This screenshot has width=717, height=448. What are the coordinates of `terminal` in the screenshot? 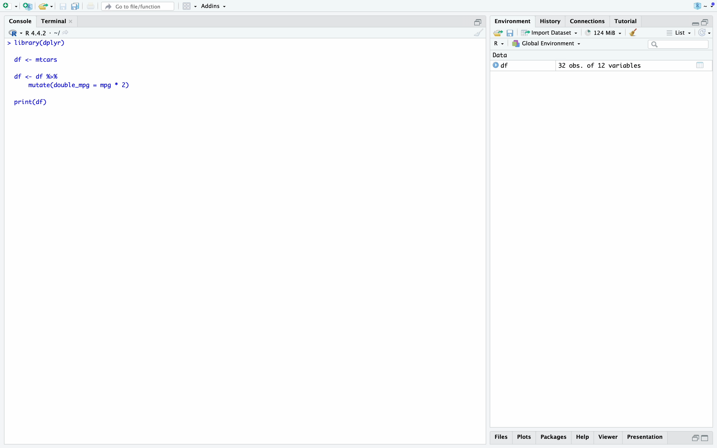 It's located at (54, 22).